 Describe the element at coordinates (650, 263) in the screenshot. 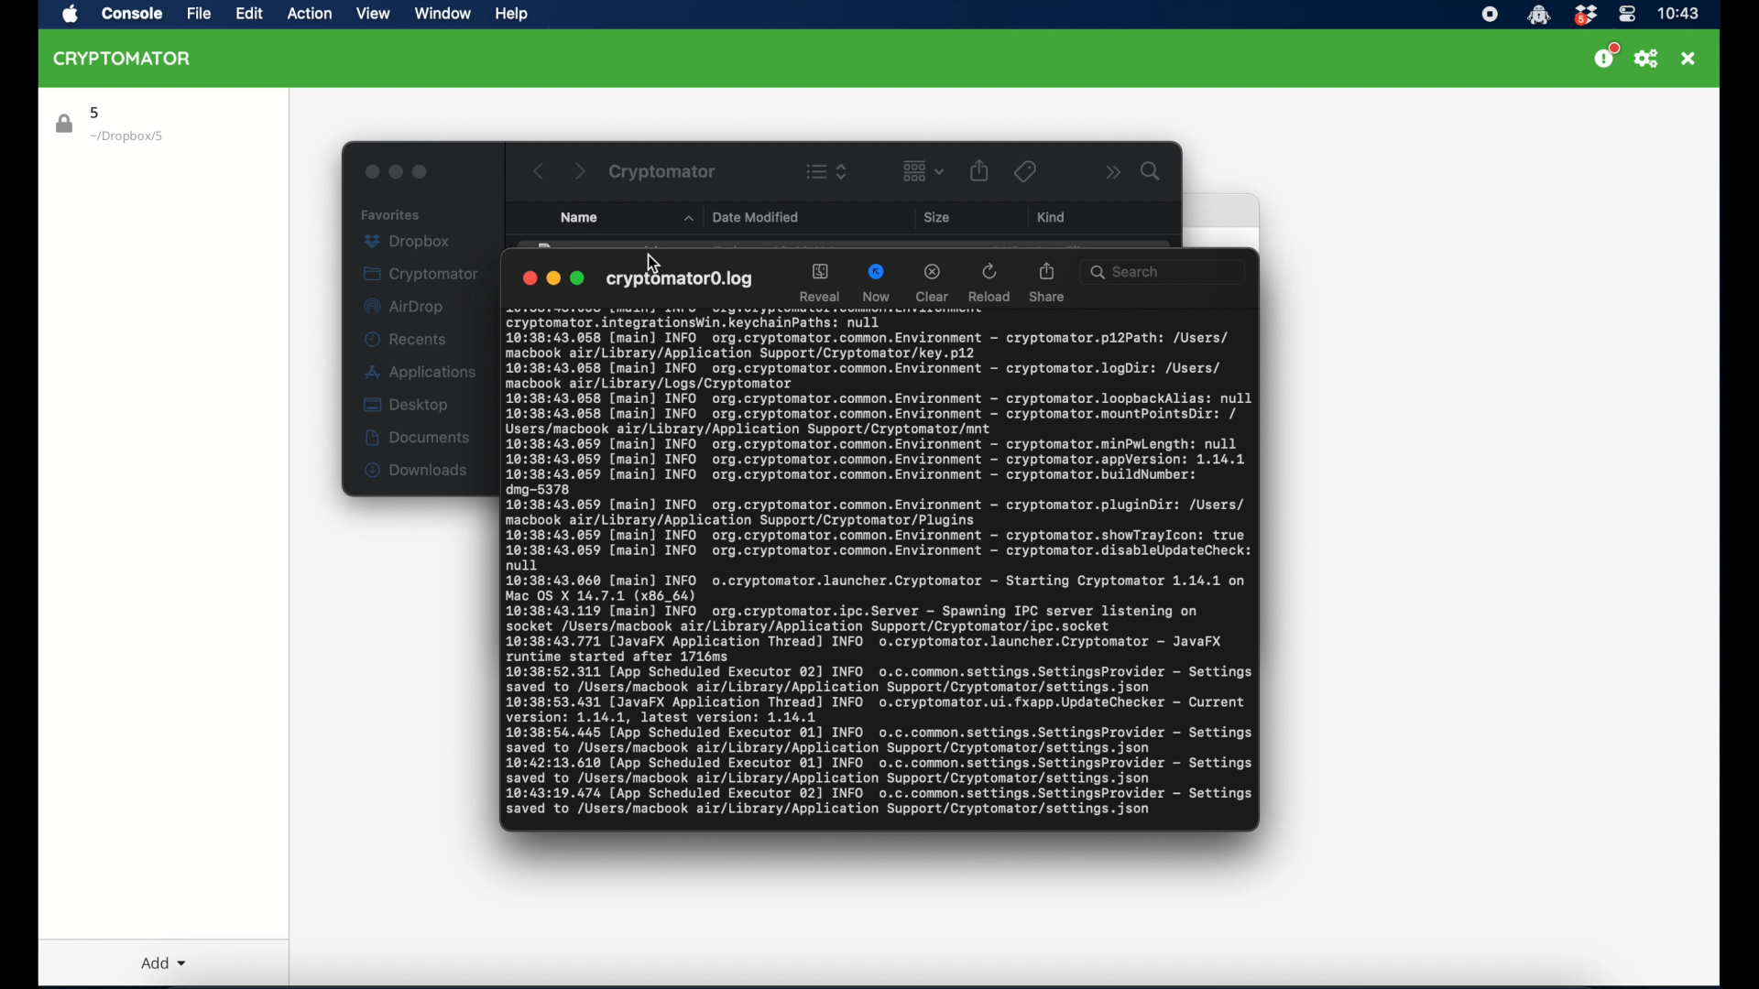

I see `cursor` at that location.